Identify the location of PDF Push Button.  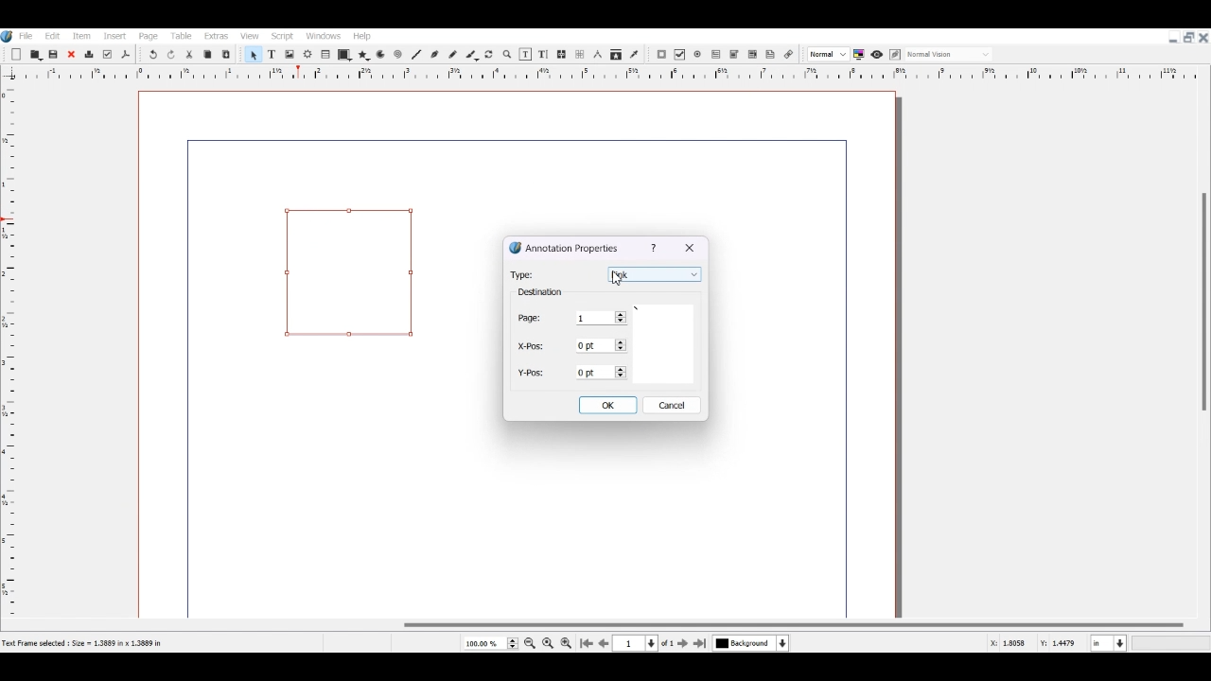
(661, 55).